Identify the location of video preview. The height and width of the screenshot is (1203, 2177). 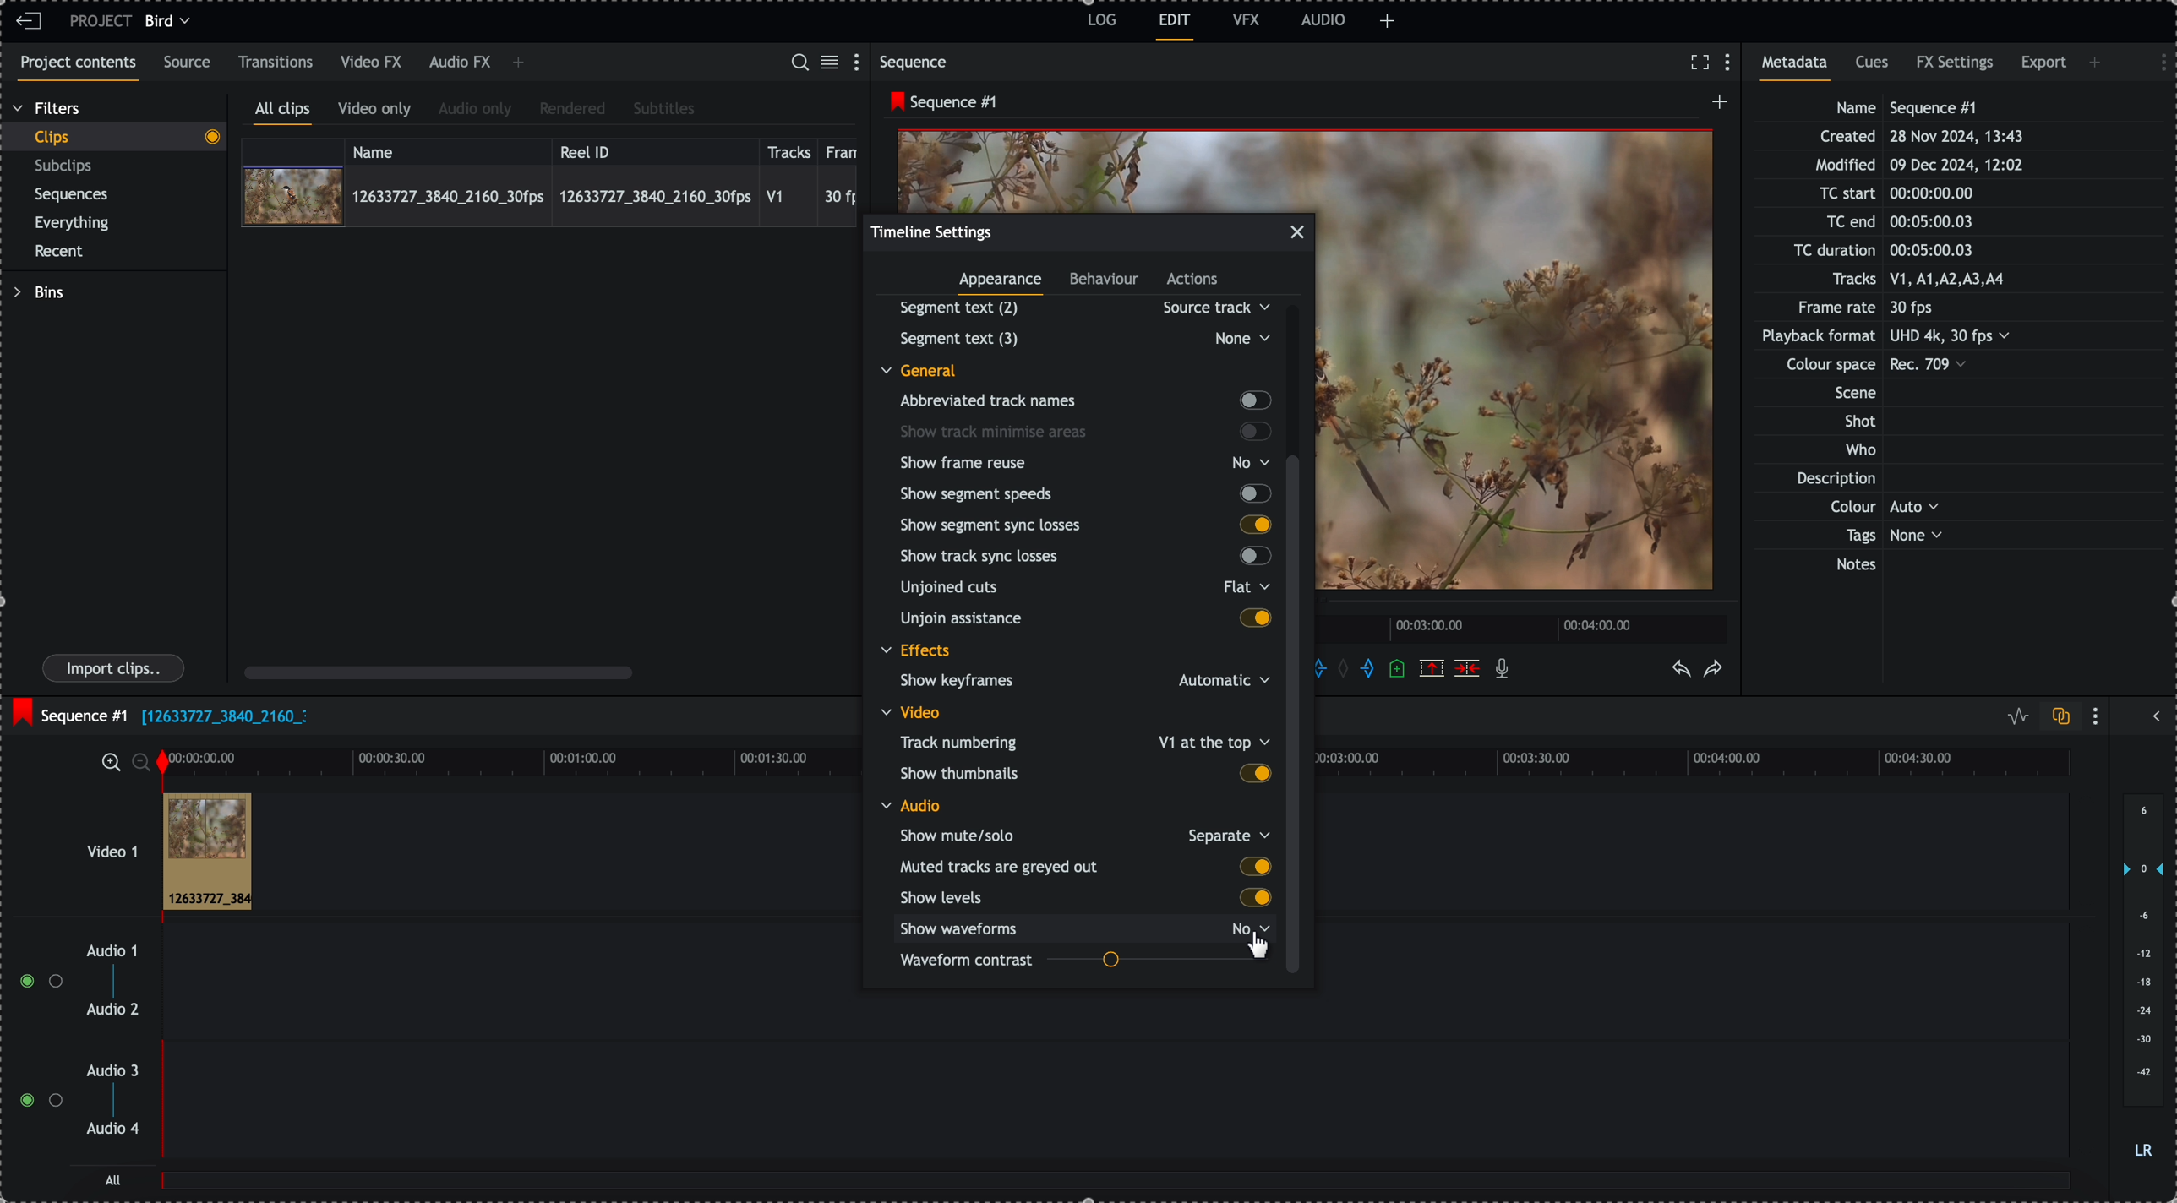
(1106, 168).